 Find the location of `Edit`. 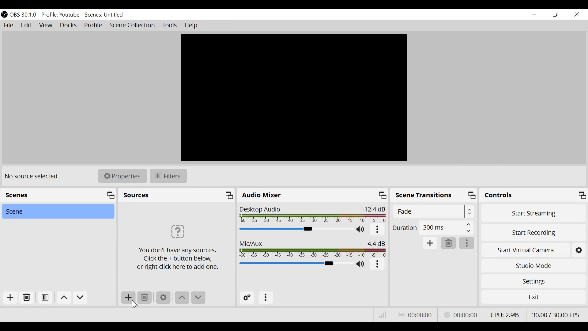

Edit is located at coordinates (26, 25).